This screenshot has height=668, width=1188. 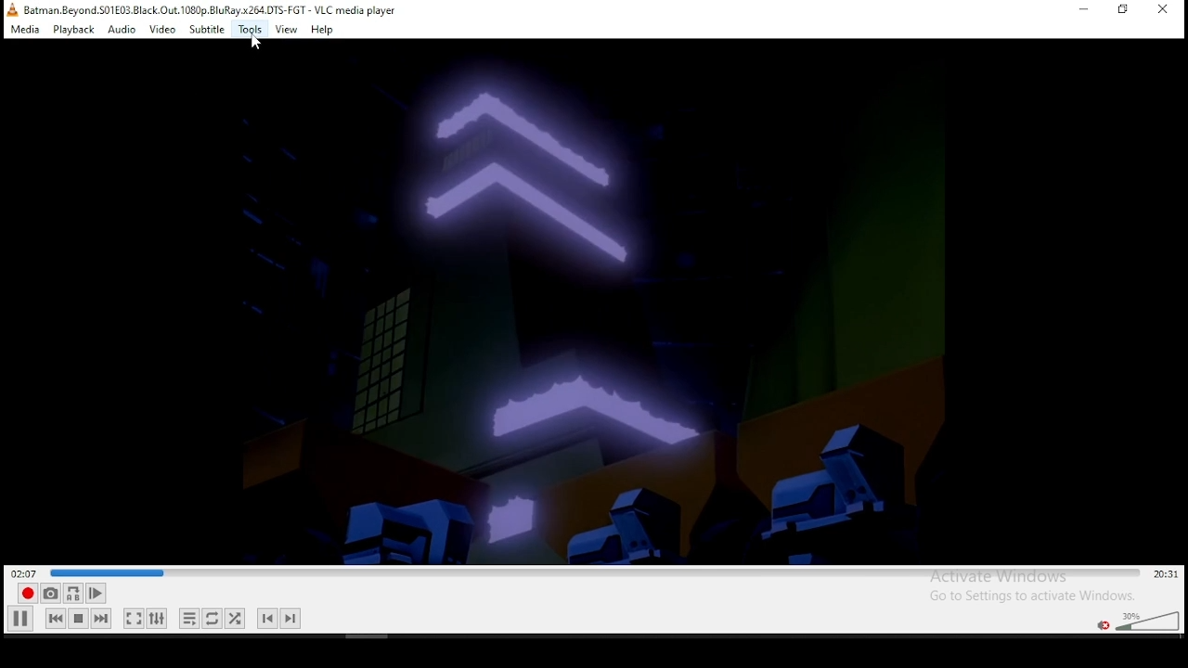 I want to click on close window, so click(x=1165, y=11).